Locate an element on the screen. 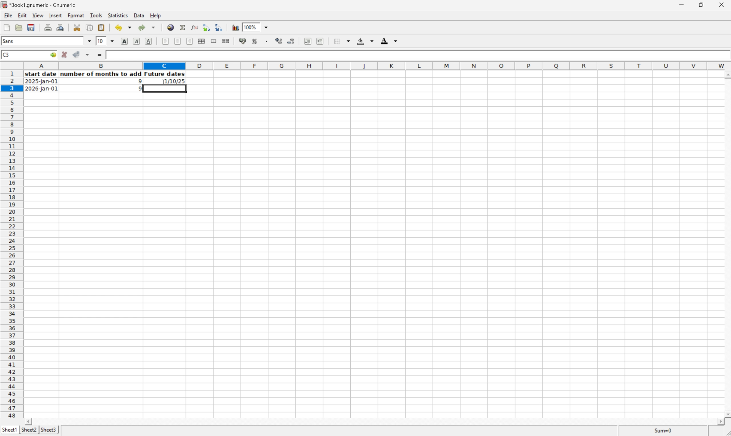  Sans is located at coordinates (11, 41).